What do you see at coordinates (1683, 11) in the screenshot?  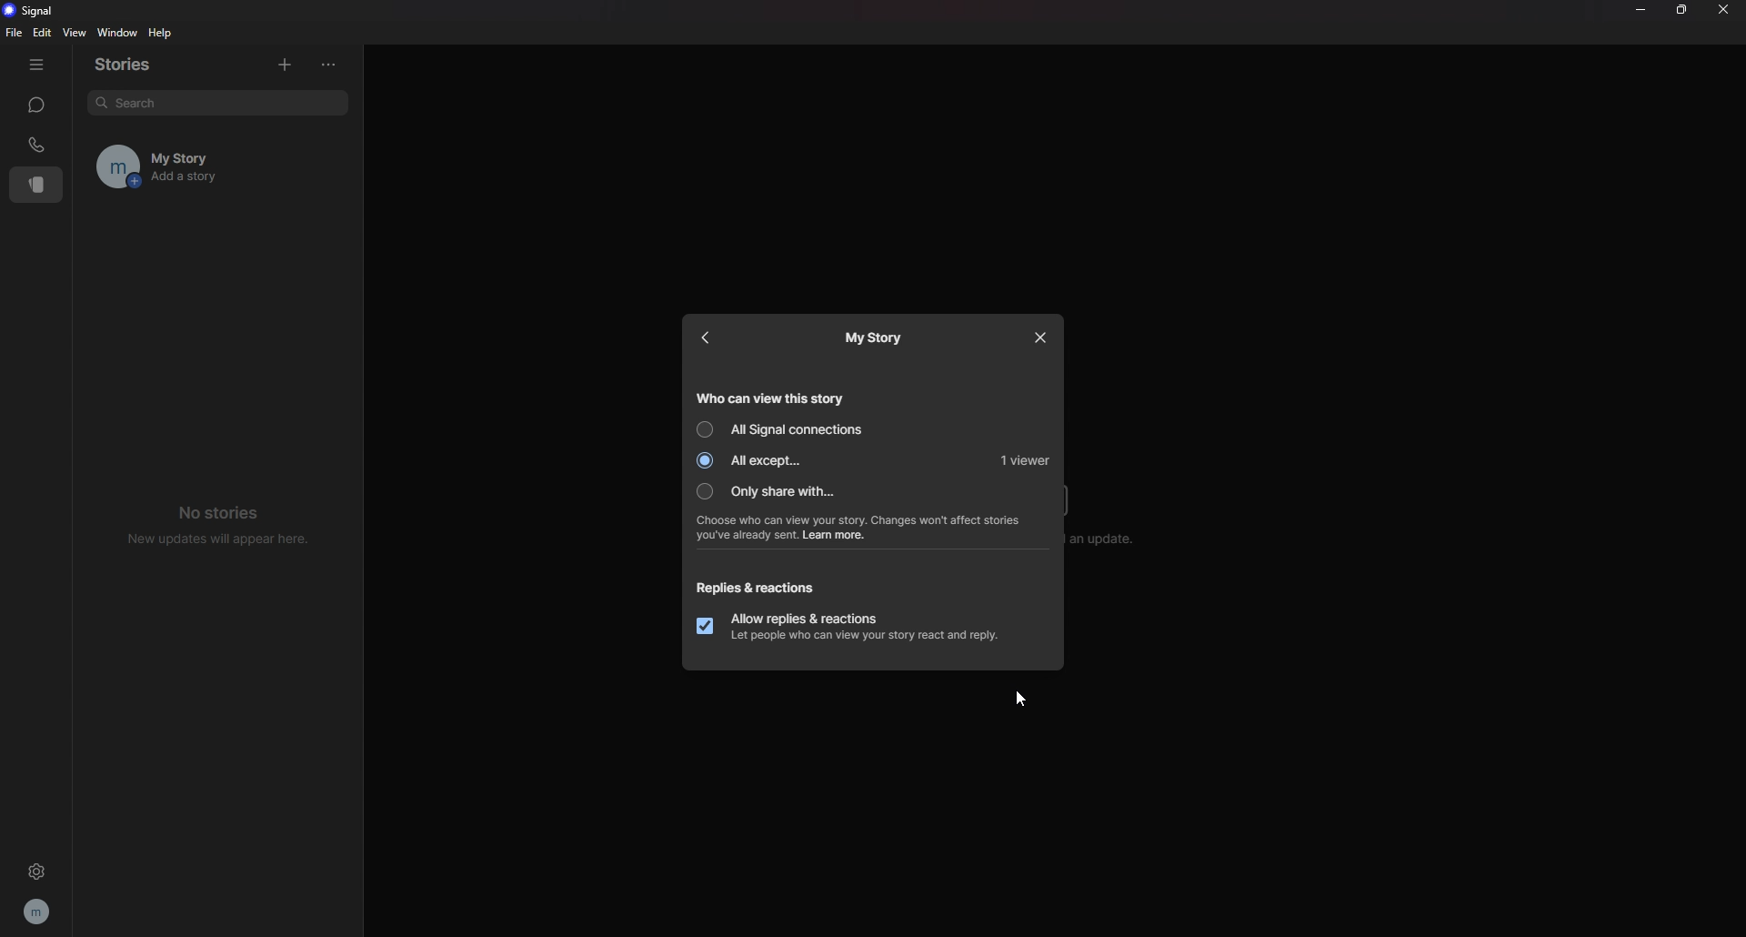 I see `resize` at bounding box center [1683, 11].